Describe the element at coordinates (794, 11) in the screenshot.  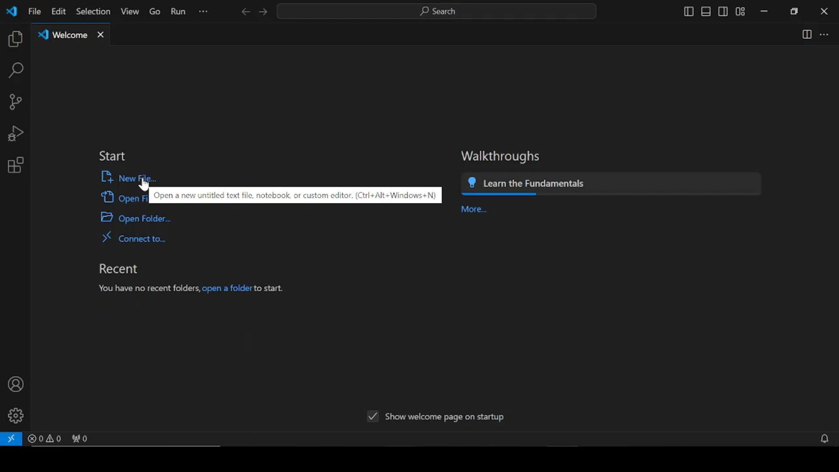
I see `restore down` at that location.